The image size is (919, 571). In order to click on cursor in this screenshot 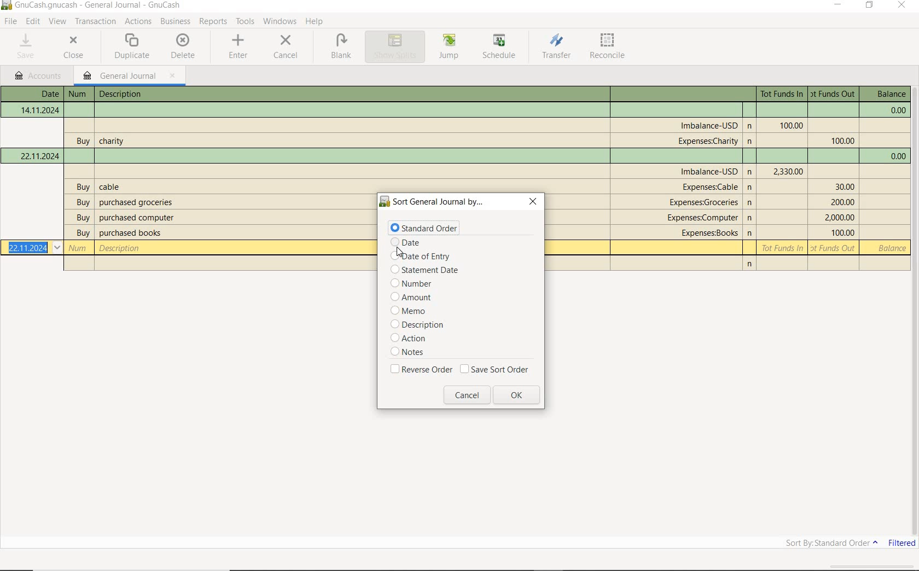, I will do `click(399, 251)`.